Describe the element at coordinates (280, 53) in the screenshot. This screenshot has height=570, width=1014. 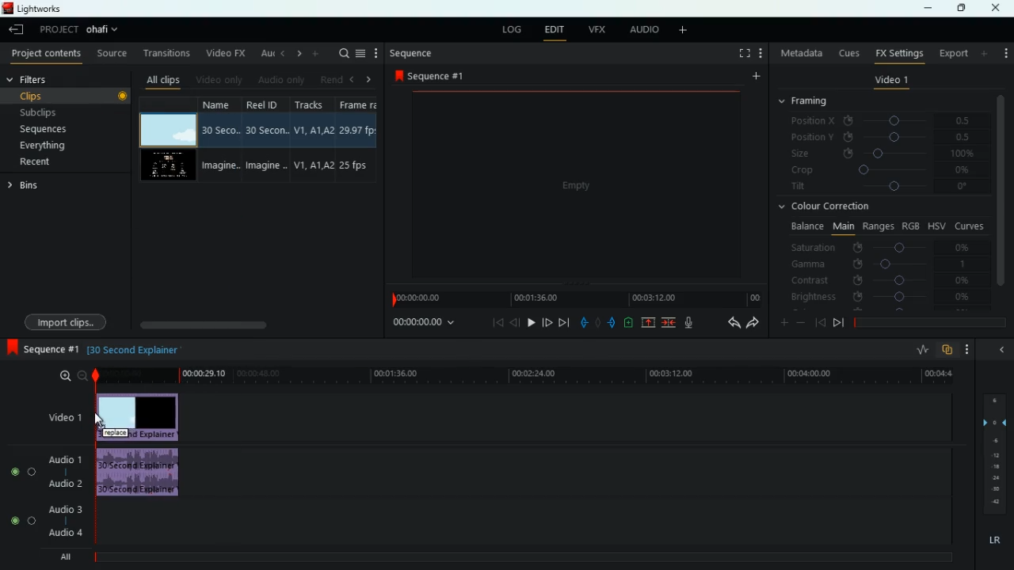
I see `left` at that location.